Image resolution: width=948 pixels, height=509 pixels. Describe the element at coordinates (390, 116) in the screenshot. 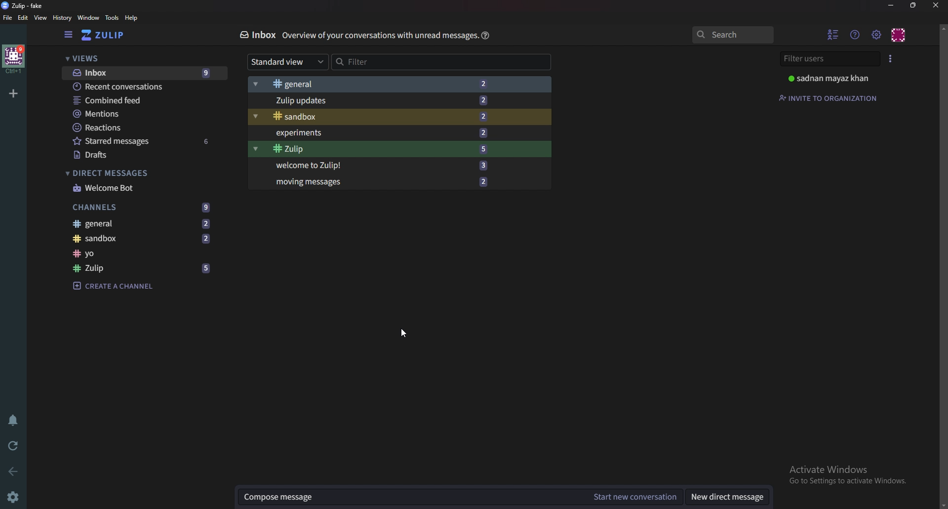

I see `Sandbox` at that location.